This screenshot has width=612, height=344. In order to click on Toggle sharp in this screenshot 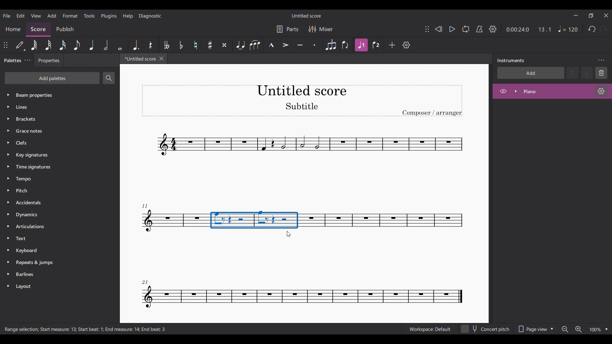, I will do `click(210, 45)`.